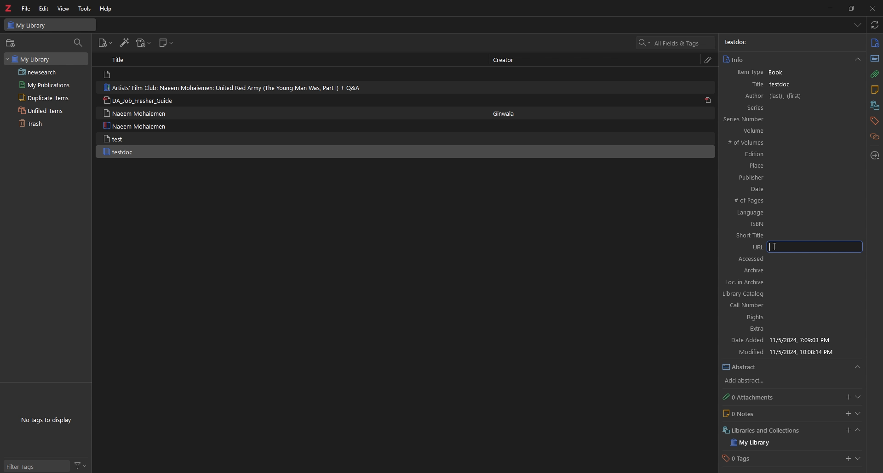 The image size is (883, 473). I want to click on Modified 11/5/2024 10:08:14 PM, so click(791, 352).